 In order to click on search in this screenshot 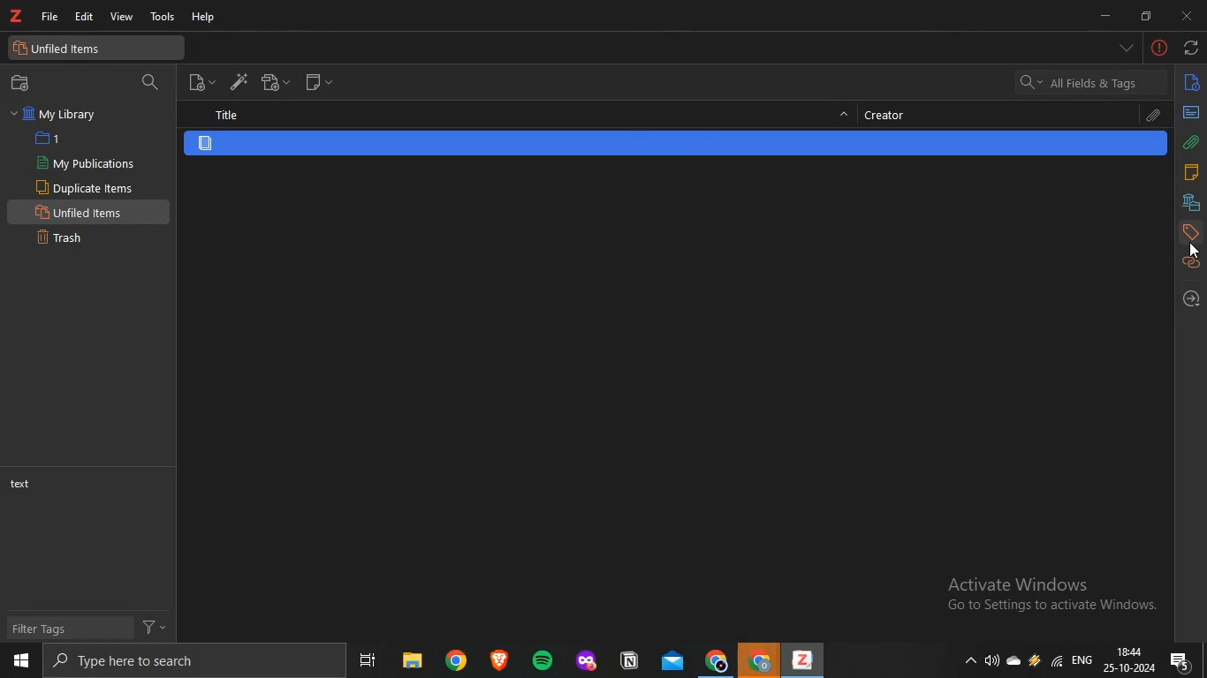, I will do `click(150, 82)`.